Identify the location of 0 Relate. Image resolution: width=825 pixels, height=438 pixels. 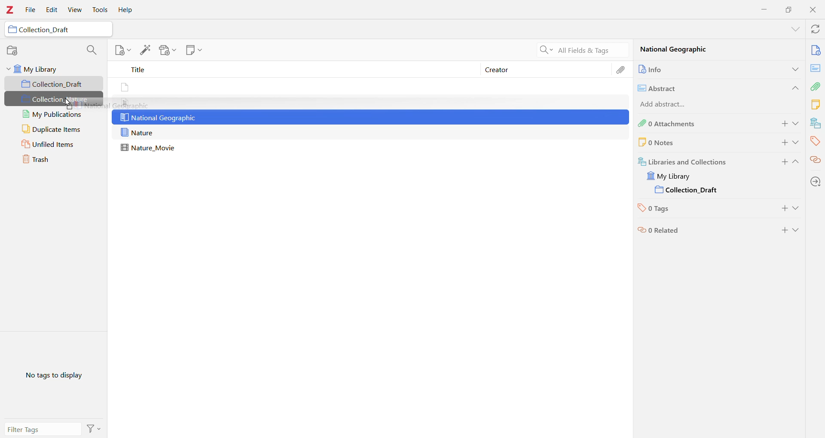
(700, 230).